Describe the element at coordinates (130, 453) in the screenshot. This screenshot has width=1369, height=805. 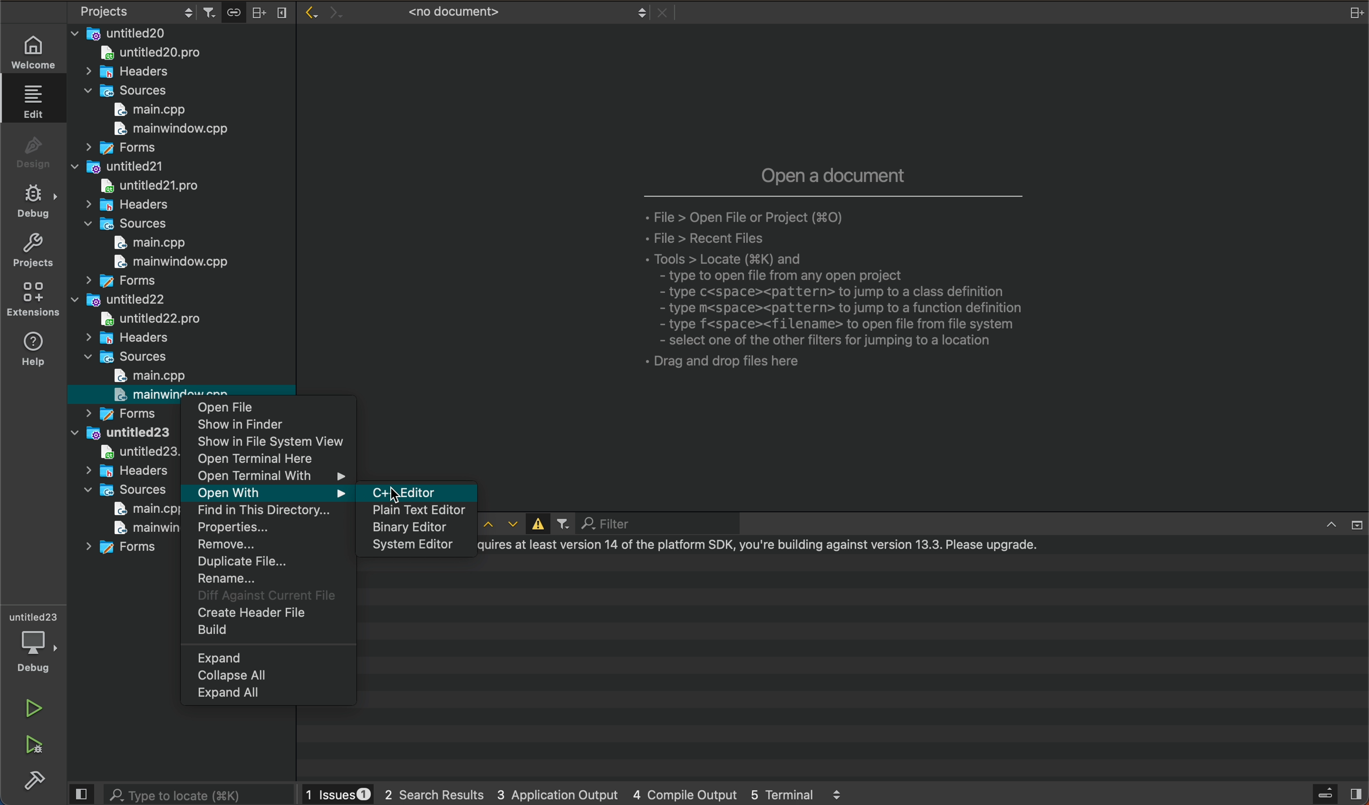
I see `untitled23 pro` at that location.